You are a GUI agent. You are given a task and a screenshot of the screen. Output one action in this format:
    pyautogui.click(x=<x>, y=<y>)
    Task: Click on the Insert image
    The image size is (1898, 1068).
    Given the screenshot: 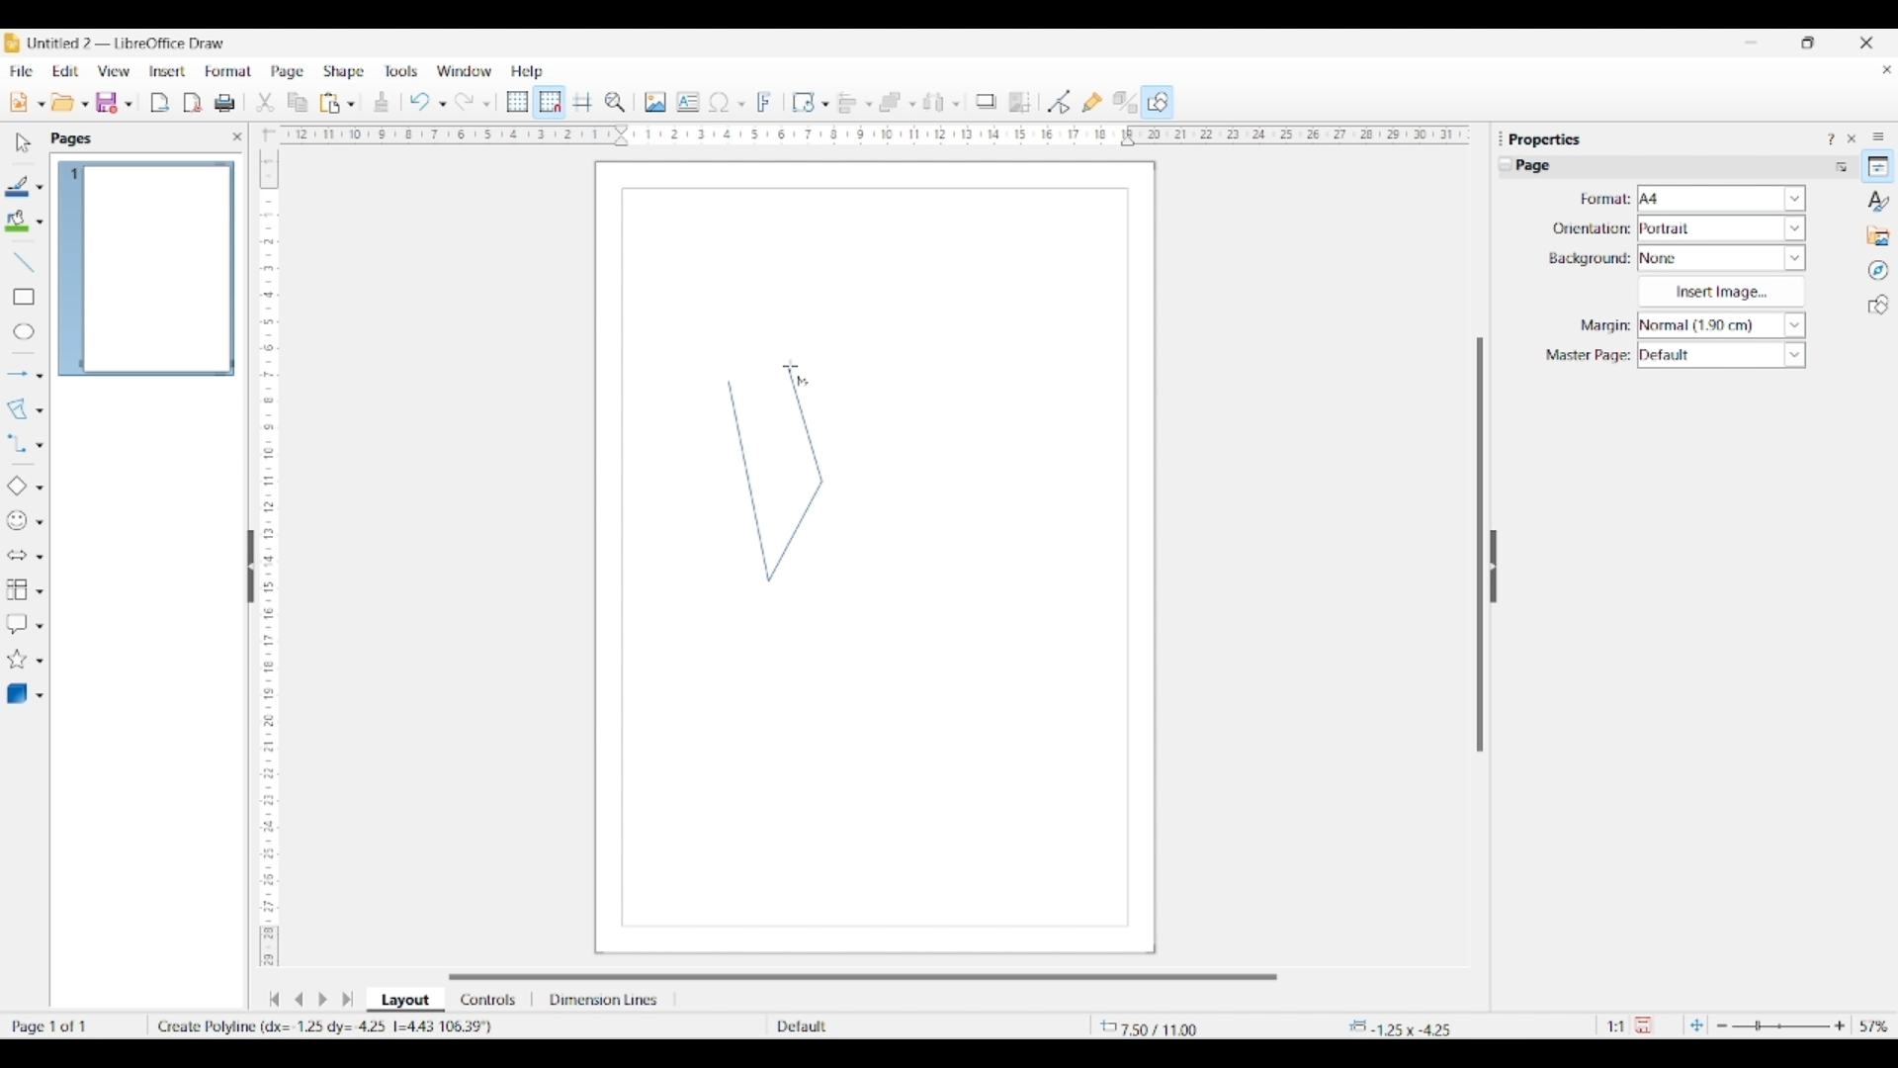 What is the action you would take?
    pyautogui.click(x=655, y=102)
    